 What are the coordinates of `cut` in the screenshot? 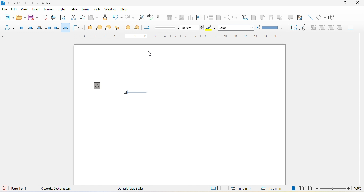 It's located at (72, 17).